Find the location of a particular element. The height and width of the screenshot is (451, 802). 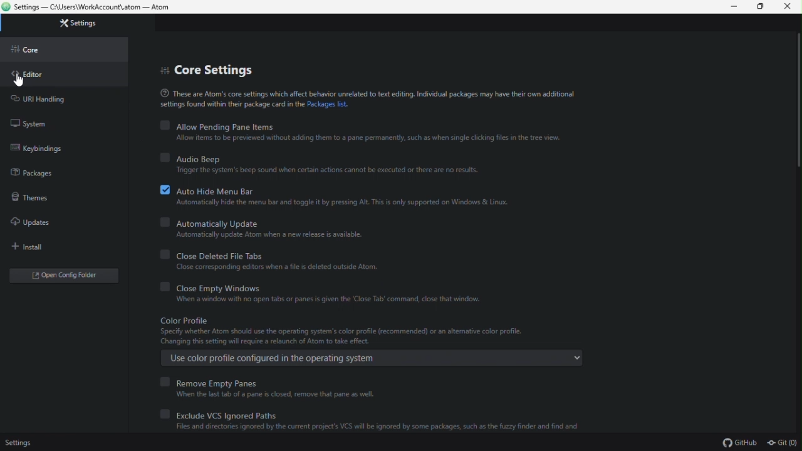

Audio beep is located at coordinates (330, 157).